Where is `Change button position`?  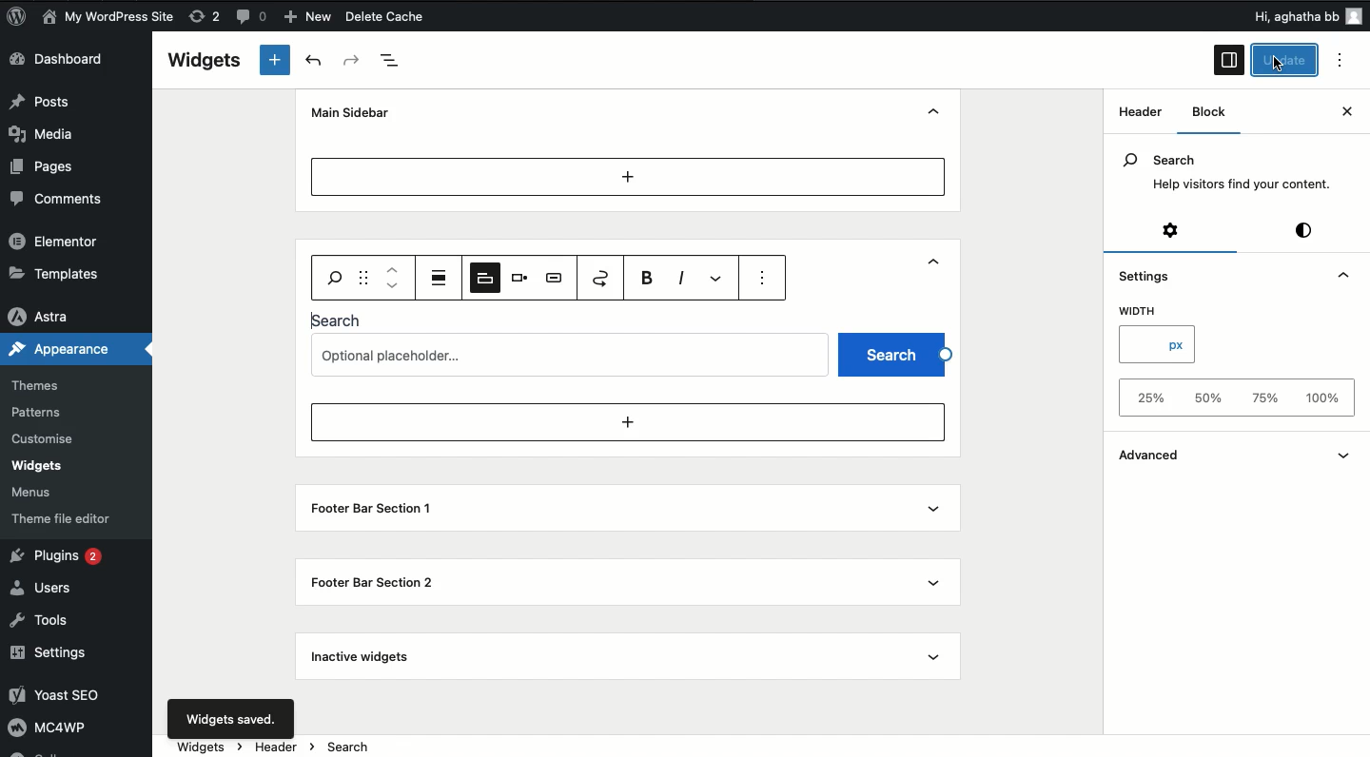
Change button position is located at coordinates (520, 277).